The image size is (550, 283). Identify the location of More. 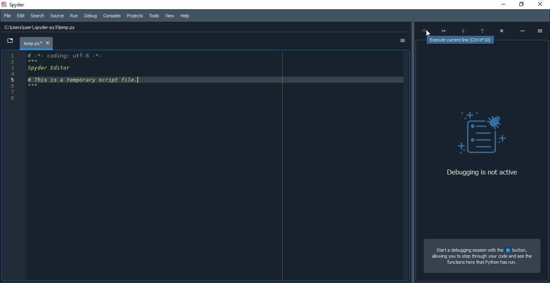
(522, 31).